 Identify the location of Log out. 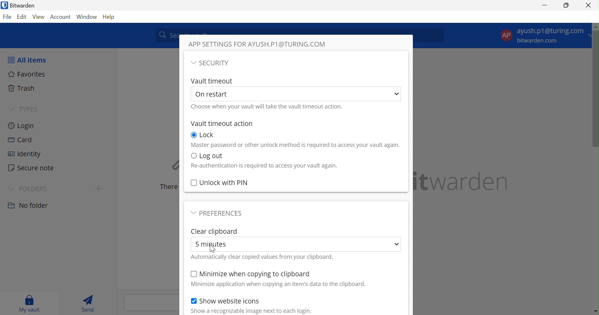
(213, 156).